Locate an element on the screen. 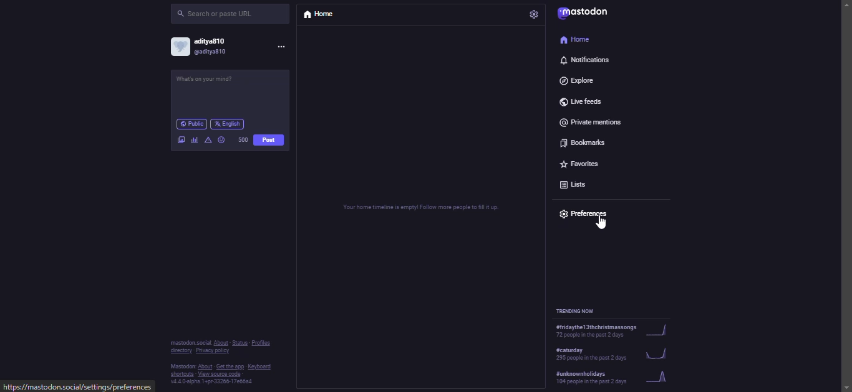 The width and height of the screenshot is (852, 392). search is located at coordinates (219, 14).